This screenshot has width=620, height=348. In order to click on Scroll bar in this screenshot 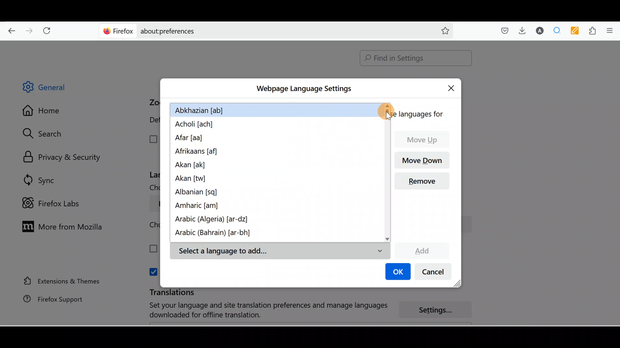, I will do `click(615, 183)`.